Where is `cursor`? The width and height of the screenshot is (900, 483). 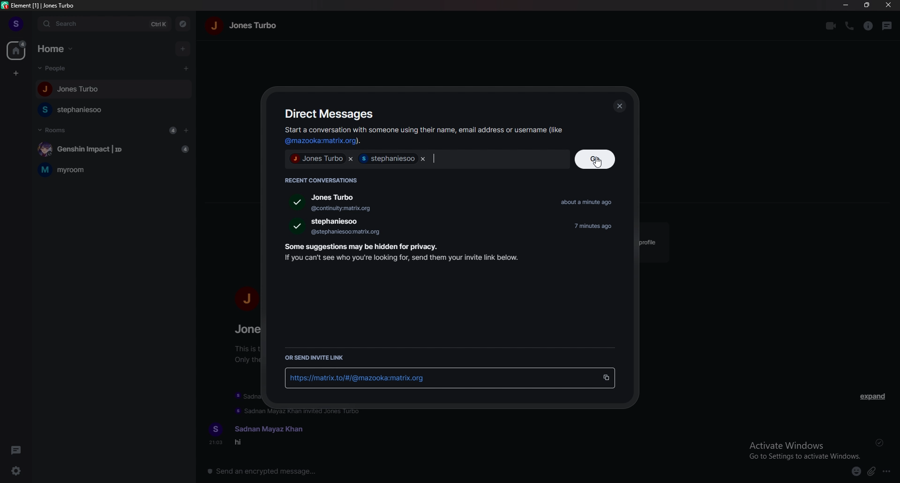 cursor is located at coordinates (185, 68).